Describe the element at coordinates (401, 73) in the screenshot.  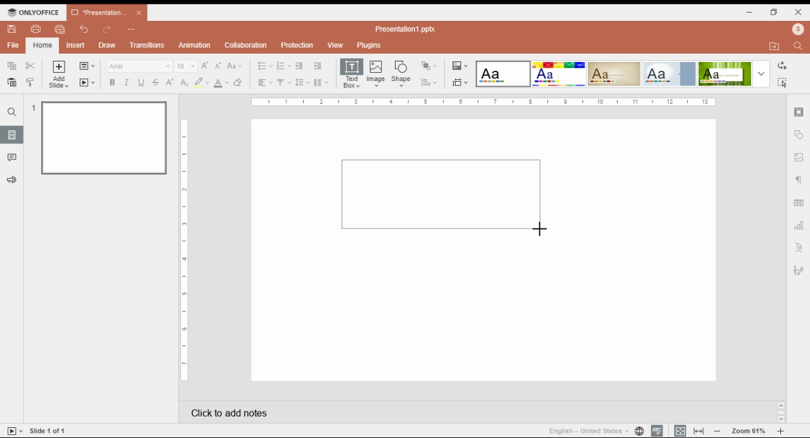
I see `insert shape` at that location.